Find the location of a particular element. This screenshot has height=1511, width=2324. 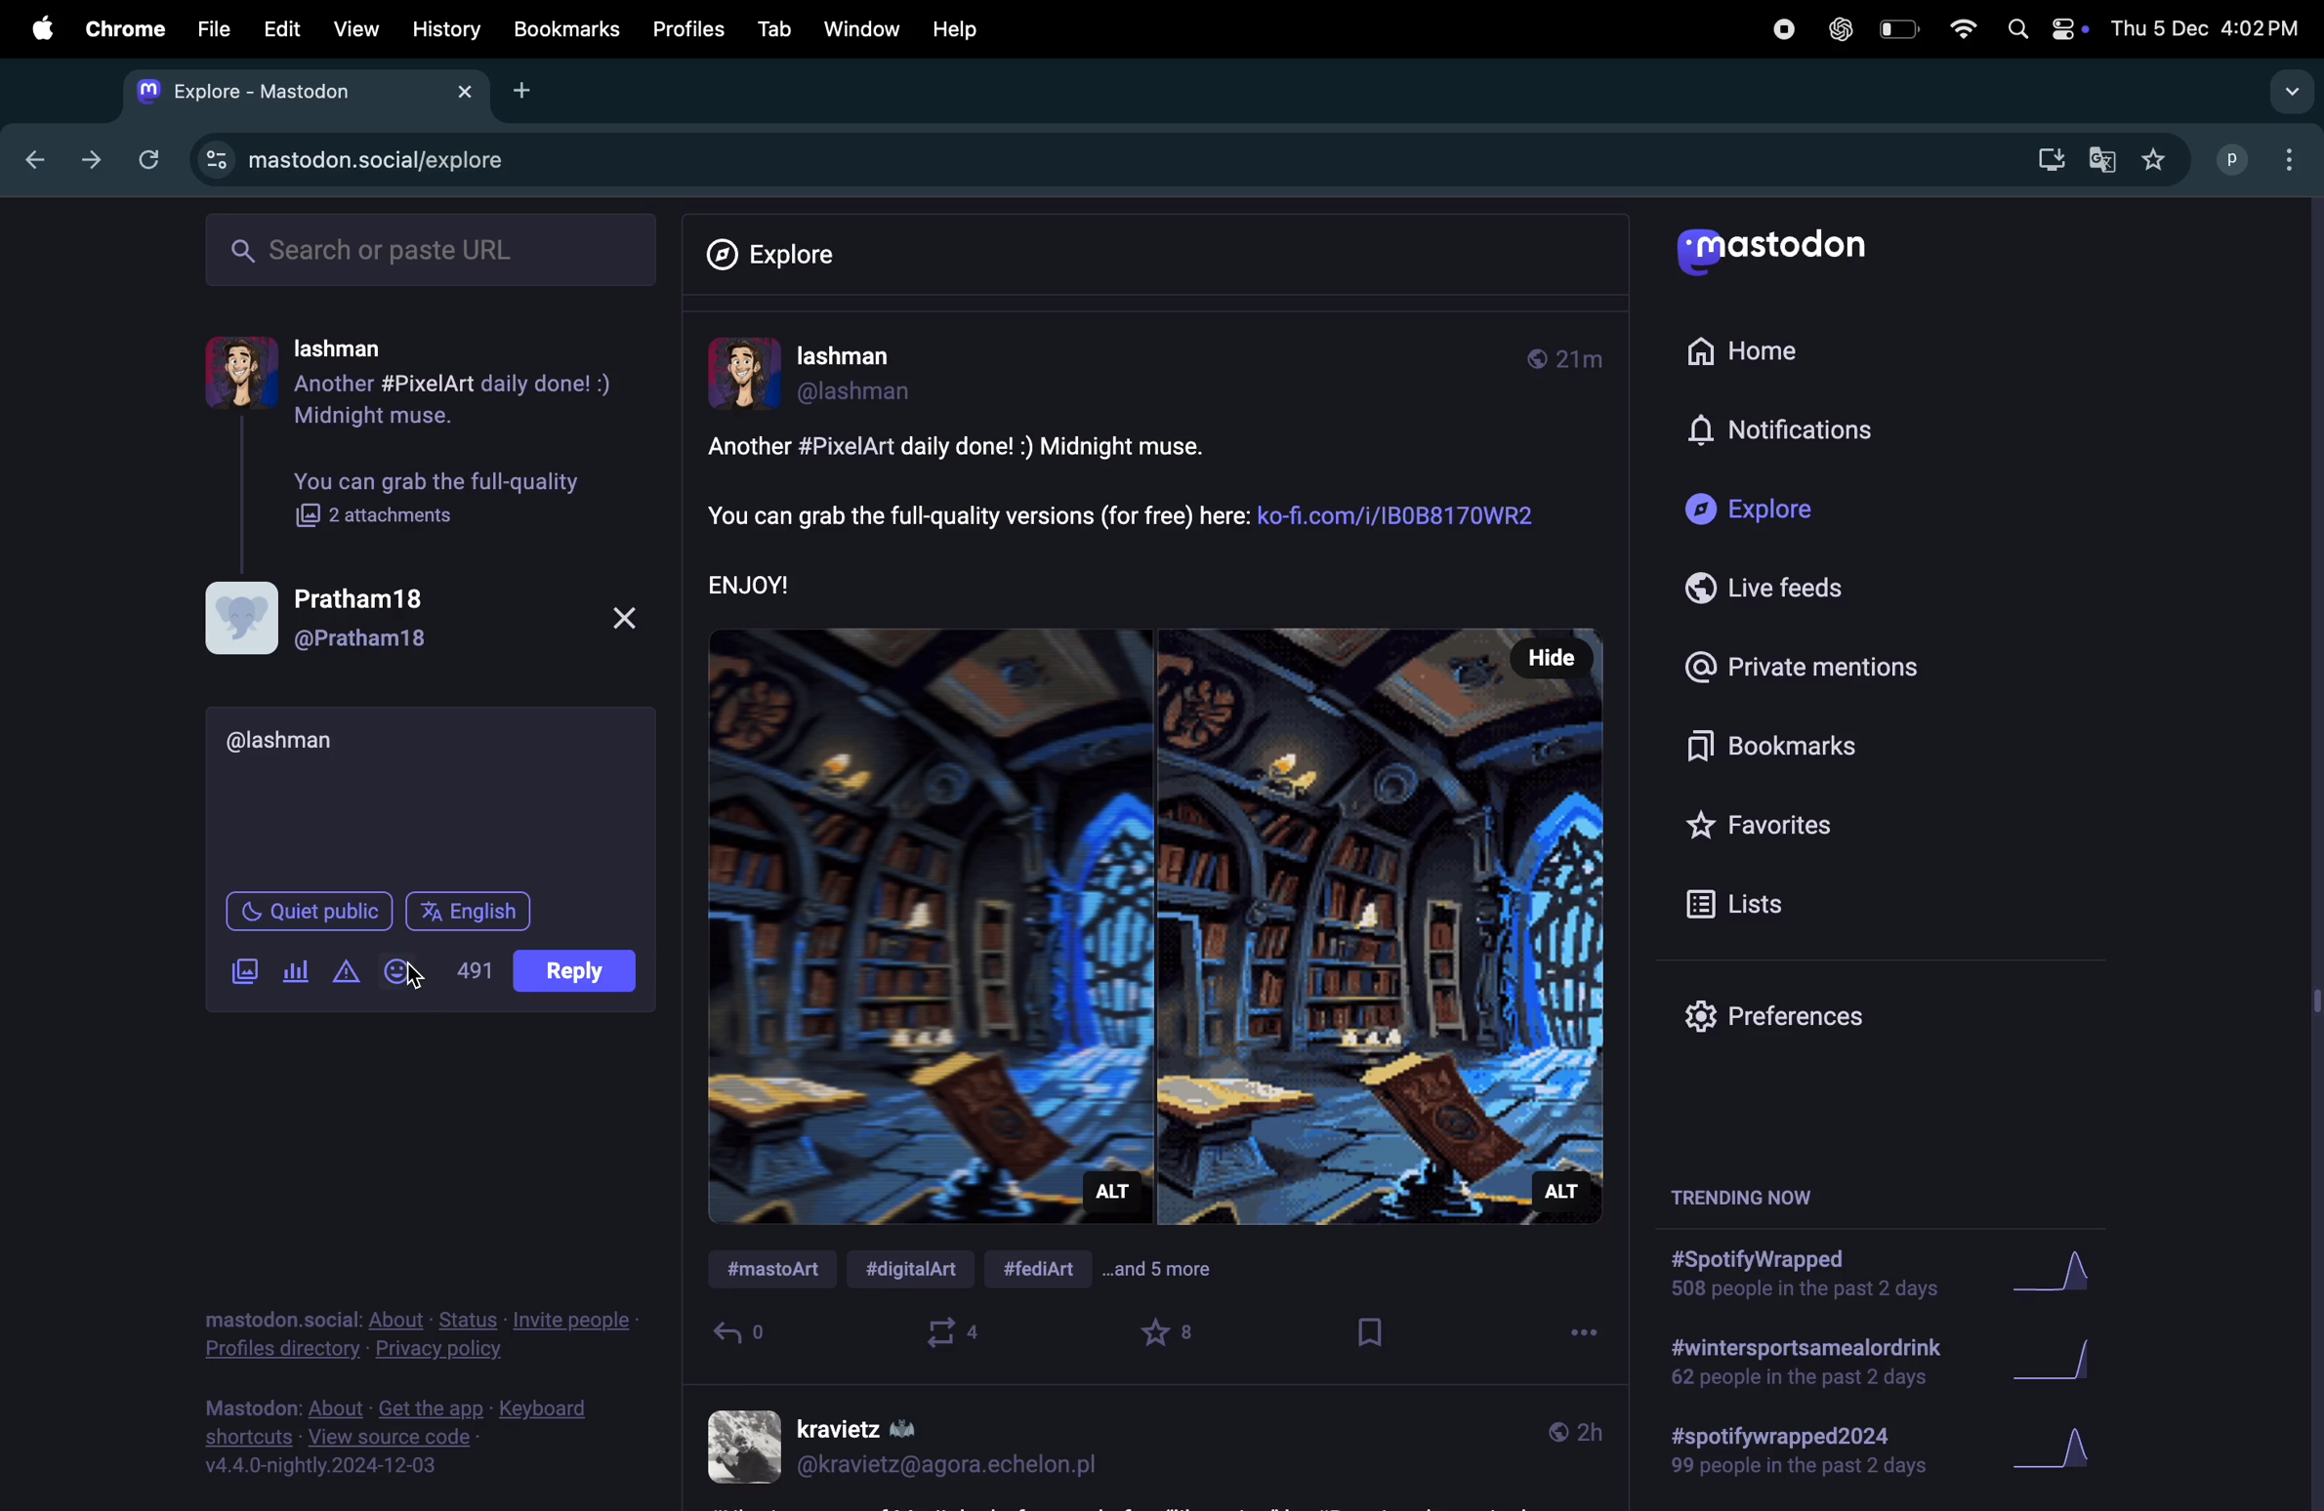

battery is located at coordinates (1896, 27).